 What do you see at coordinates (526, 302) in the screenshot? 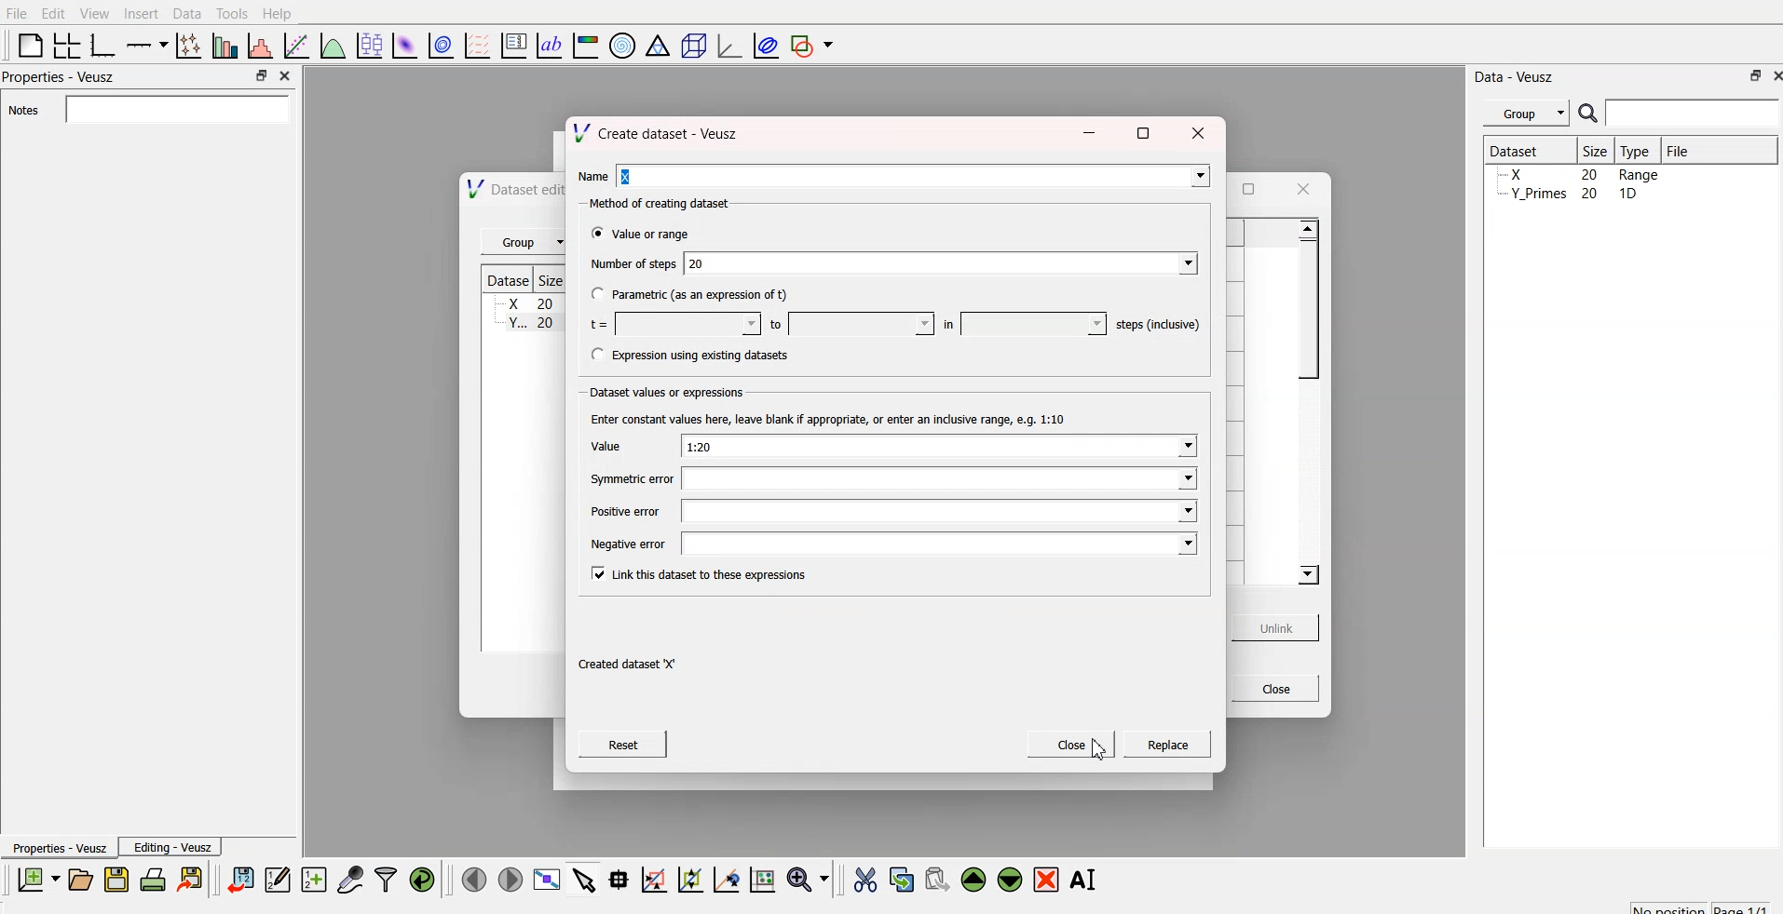
I see `Y.. 28` at bounding box center [526, 302].